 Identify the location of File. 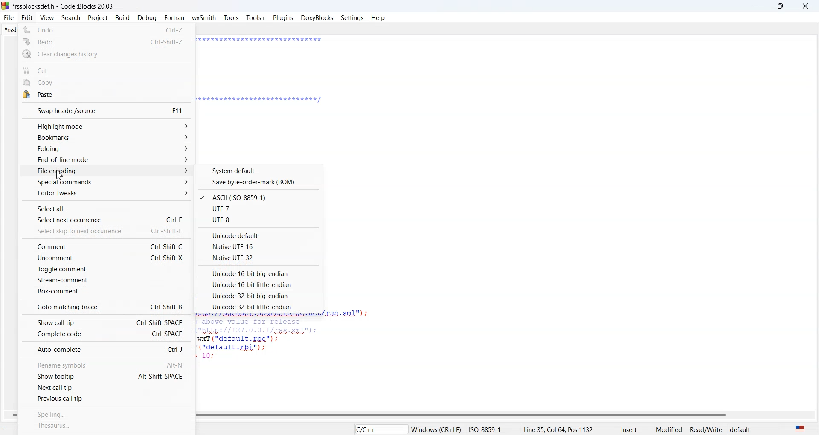
(9, 17).